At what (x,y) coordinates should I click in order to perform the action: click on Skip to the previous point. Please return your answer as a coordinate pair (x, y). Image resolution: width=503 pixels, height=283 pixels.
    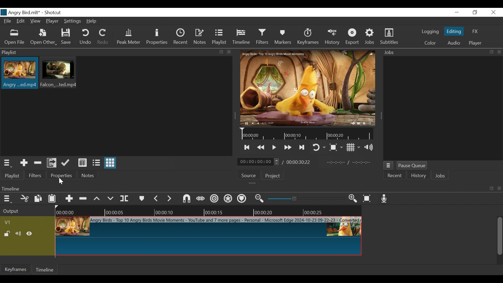
    Looking at the image, I should click on (246, 148).